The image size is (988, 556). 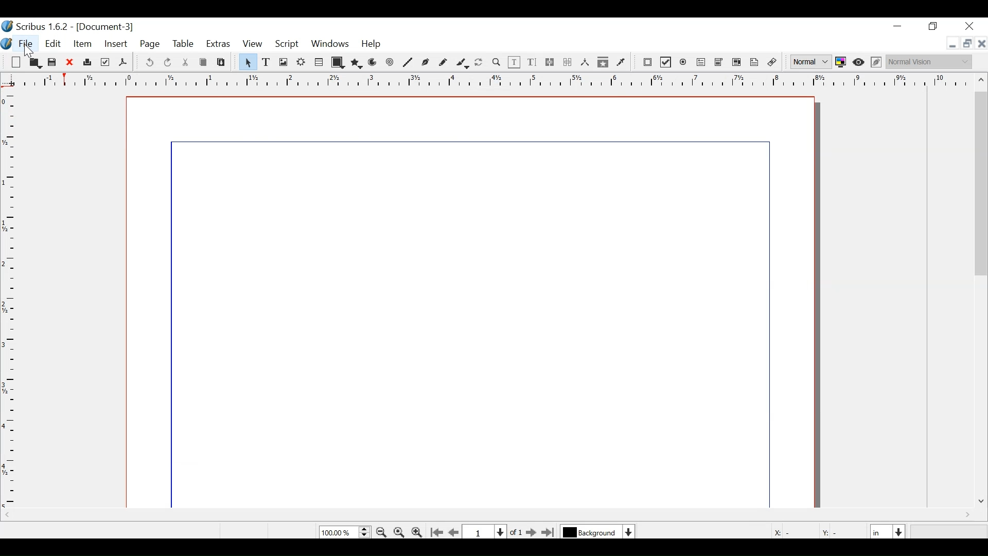 What do you see at coordinates (345, 532) in the screenshot?
I see `Zoom` at bounding box center [345, 532].